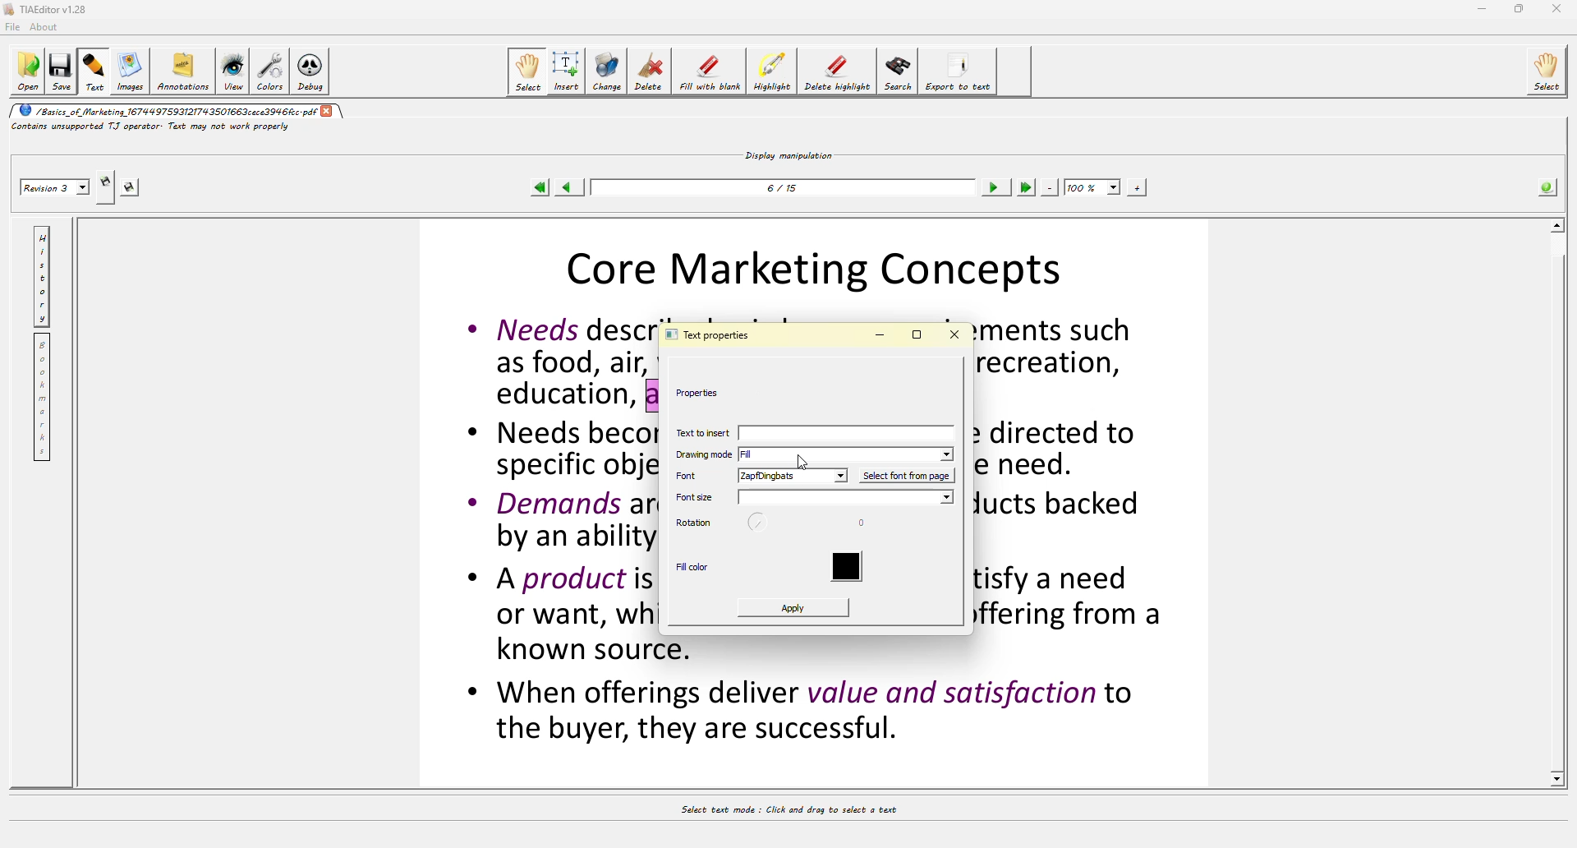 The height and width of the screenshot is (848, 1577). Describe the element at coordinates (1520, 8) in the screenshot. I see `maximize` at that location.